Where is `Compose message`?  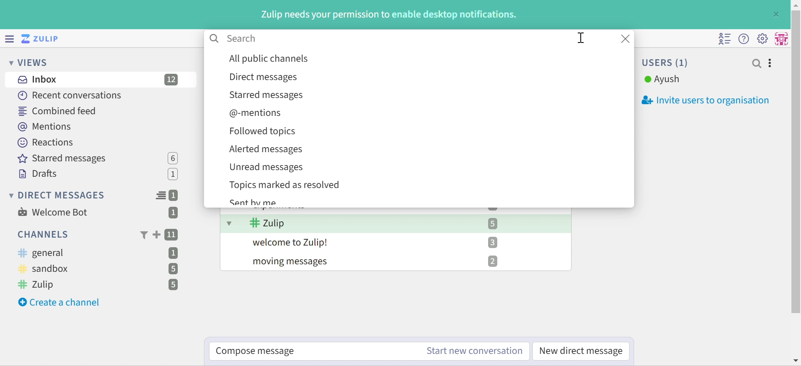
Compose message is located at coordinates (257, 351).